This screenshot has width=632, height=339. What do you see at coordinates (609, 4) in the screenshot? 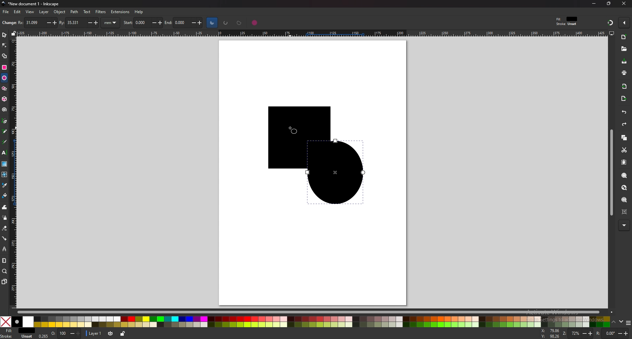
I see `resize` at bounding box center [609, 4].